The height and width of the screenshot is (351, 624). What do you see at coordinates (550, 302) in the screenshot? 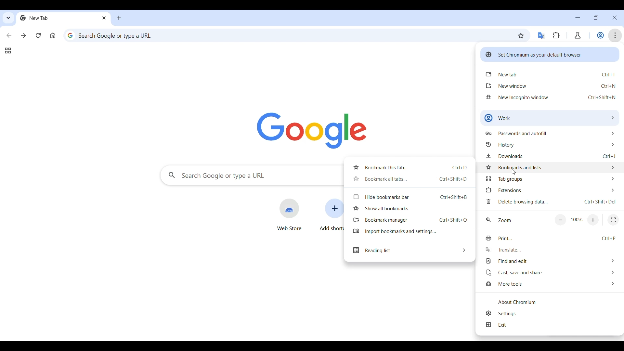
I see `About Chromium` at bounding box center [550, 302].